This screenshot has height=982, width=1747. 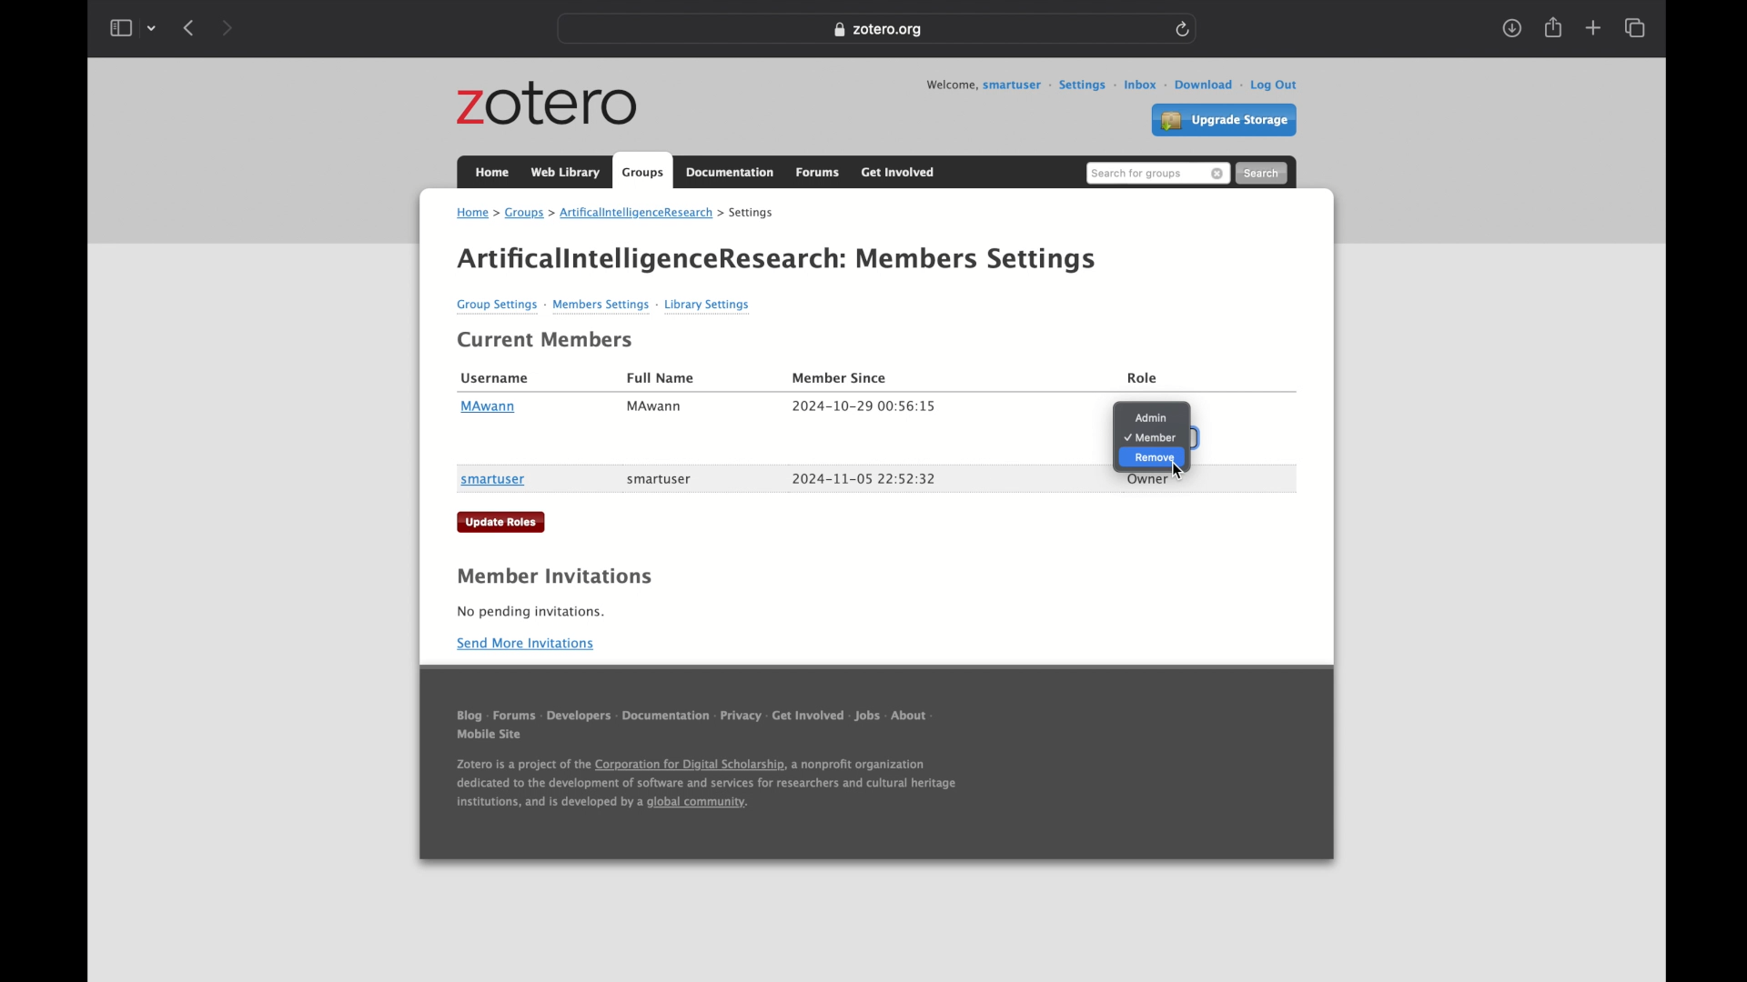 What do you see at coordinates (864, 478) in the screenshot?
I see `member since date` at bounding box center [864, 478].